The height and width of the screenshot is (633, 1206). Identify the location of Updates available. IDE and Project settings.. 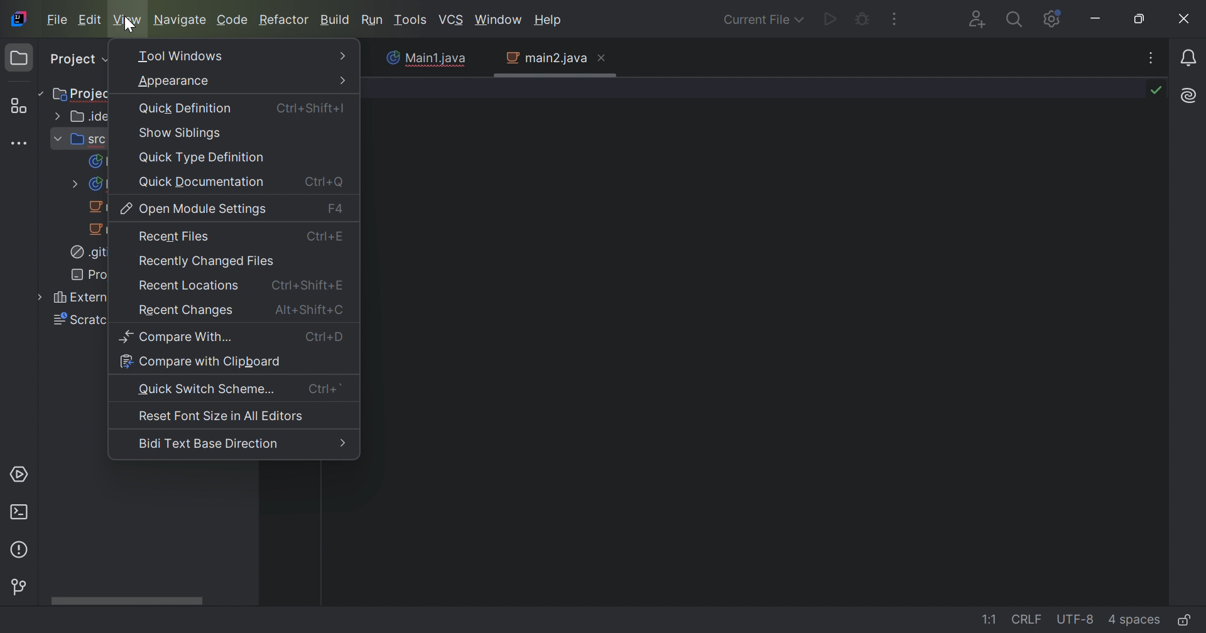
(1052, 19).